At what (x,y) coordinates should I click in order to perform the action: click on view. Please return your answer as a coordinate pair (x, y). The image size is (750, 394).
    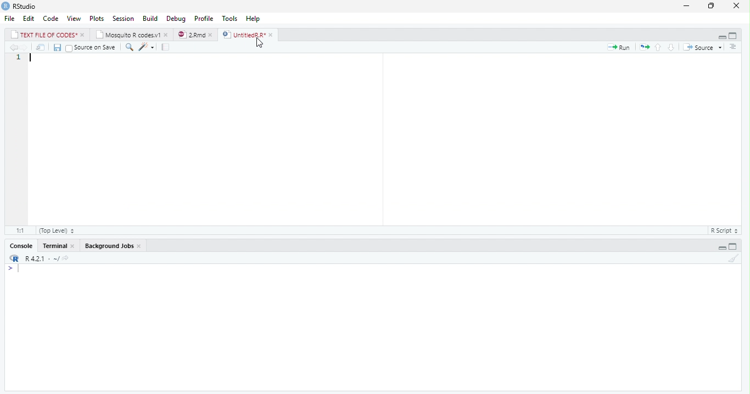
    Looking at the image, I should click on (74, 19).